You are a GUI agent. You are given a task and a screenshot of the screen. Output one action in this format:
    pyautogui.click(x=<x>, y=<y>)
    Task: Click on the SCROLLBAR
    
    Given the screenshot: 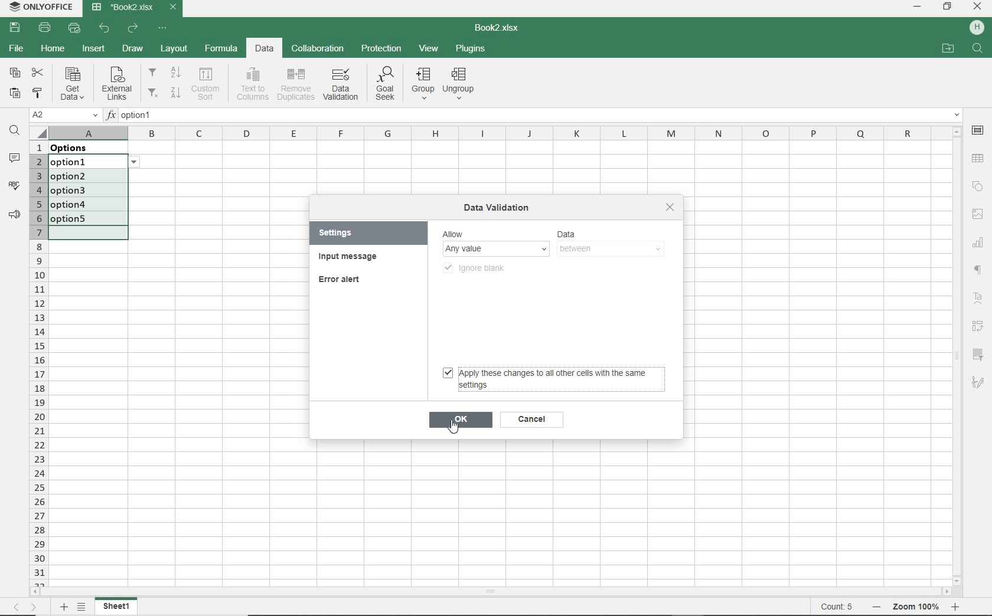 What is the action you would take?
    pyautogui.click(x=957, y=356)
    